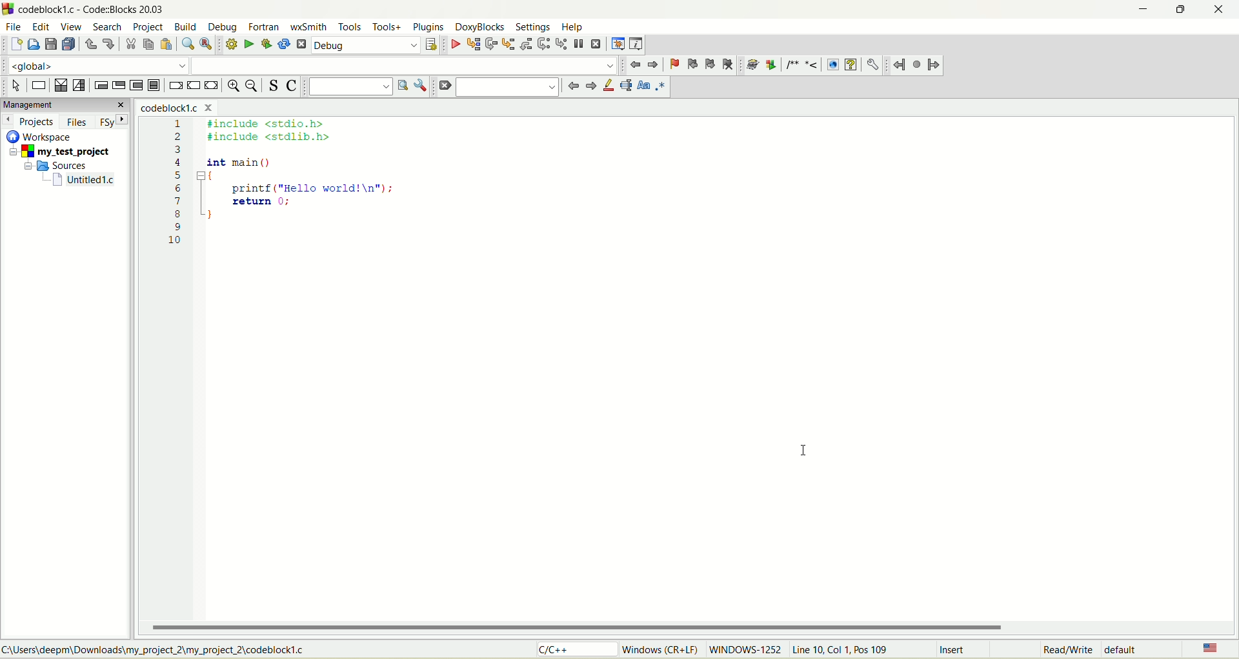 Image resolution: width=1239 pixels, height=659 pixels. What do you see at coordinates (187, 44) in the screenshot?
I see `find` at bounding box center [187, 44].